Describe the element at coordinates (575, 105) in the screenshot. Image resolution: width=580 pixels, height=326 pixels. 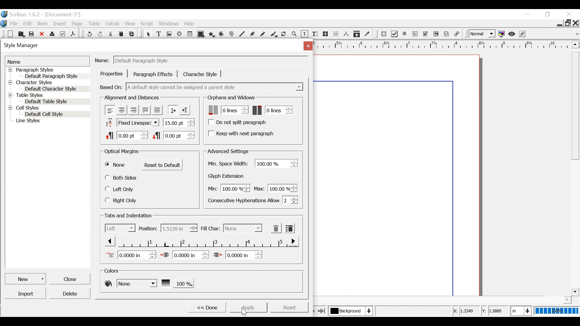
I see `Vertical Scroll bar` at that location.